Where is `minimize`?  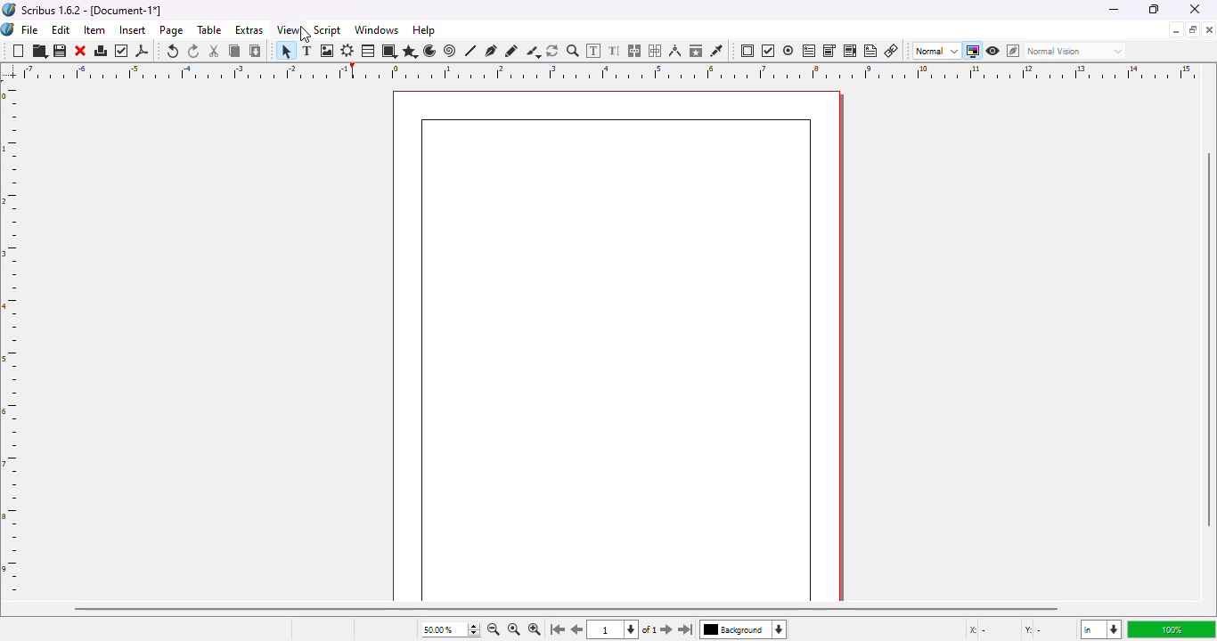 minimize is located at coordinates (1175, 30).